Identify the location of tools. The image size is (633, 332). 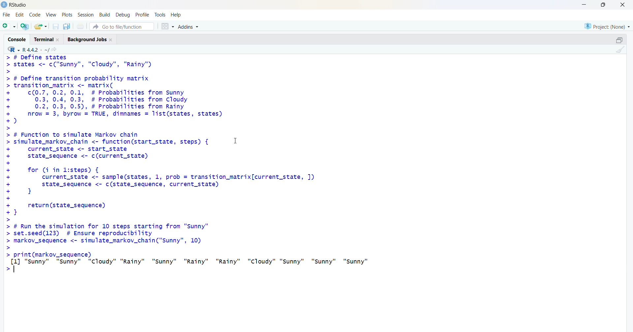
(161, 14).